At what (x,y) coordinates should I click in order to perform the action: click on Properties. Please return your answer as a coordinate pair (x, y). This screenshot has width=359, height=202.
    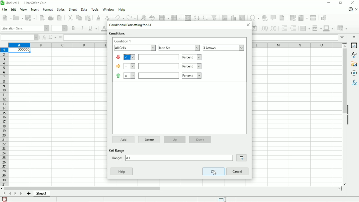
    Looking at the image, I should click on (354, 46).